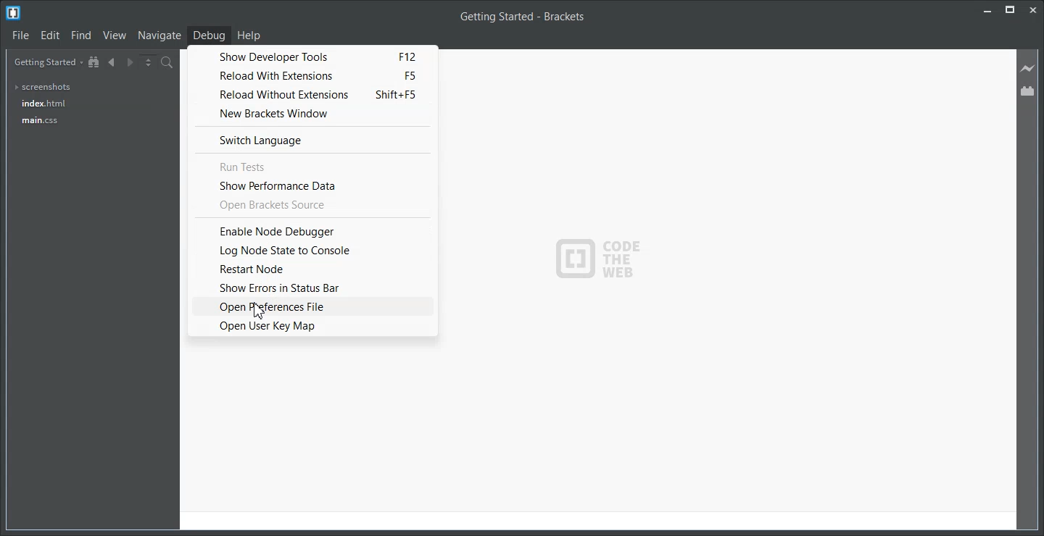  What do you see at coordinates (522, 17) in the screenshot?
I see `Getting Started - Brackets` at bounding box center [522, 17].